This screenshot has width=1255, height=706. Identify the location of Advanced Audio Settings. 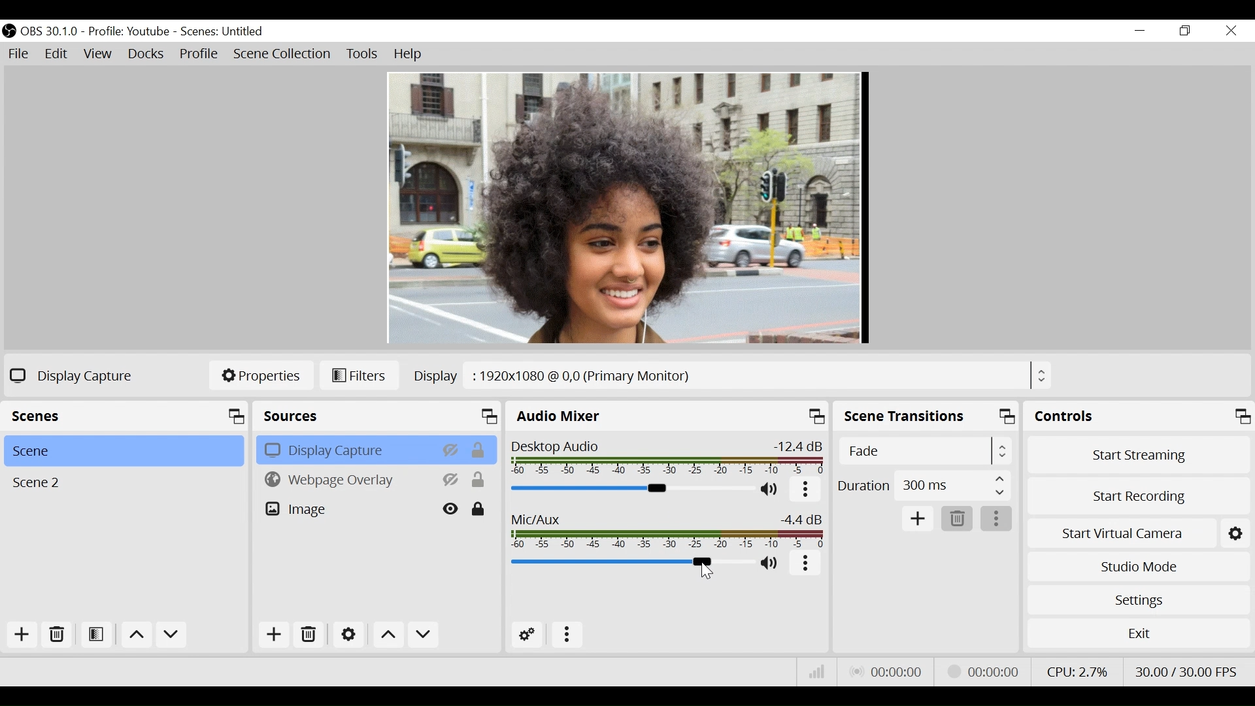
(528, 635).